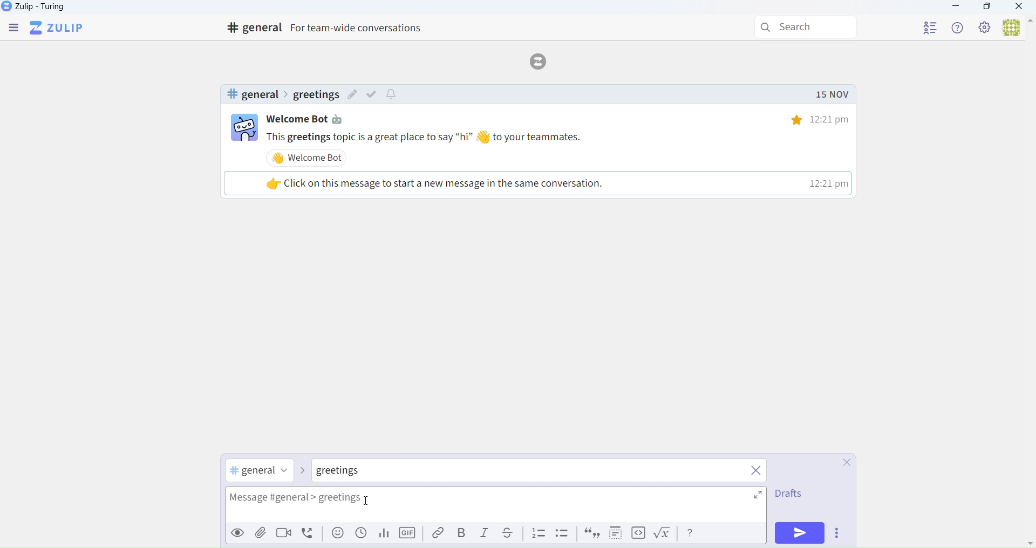  Describe the element at coordinates (563, 535) in the screenshot. I see `Snipet` at that location.